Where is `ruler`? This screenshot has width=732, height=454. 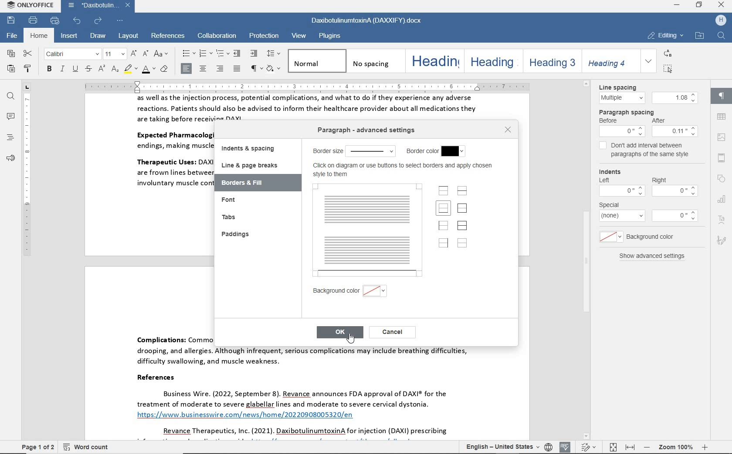
ruler is located at coordinates (27, 266).